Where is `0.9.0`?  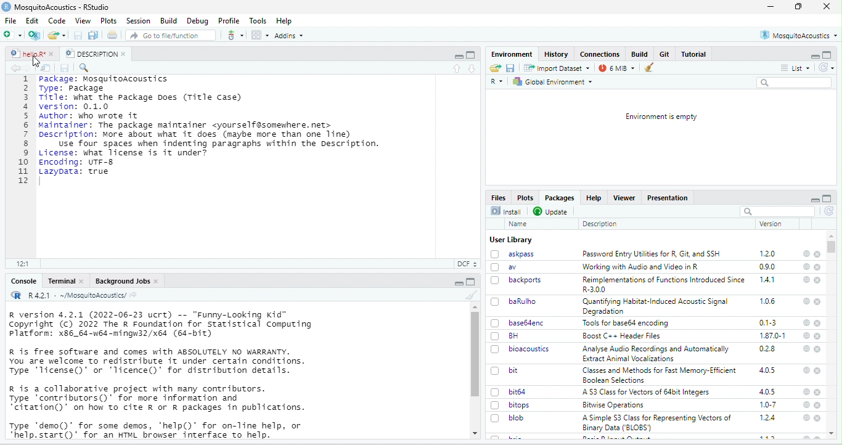 0.9.0 is located at coordinates (769, 266).